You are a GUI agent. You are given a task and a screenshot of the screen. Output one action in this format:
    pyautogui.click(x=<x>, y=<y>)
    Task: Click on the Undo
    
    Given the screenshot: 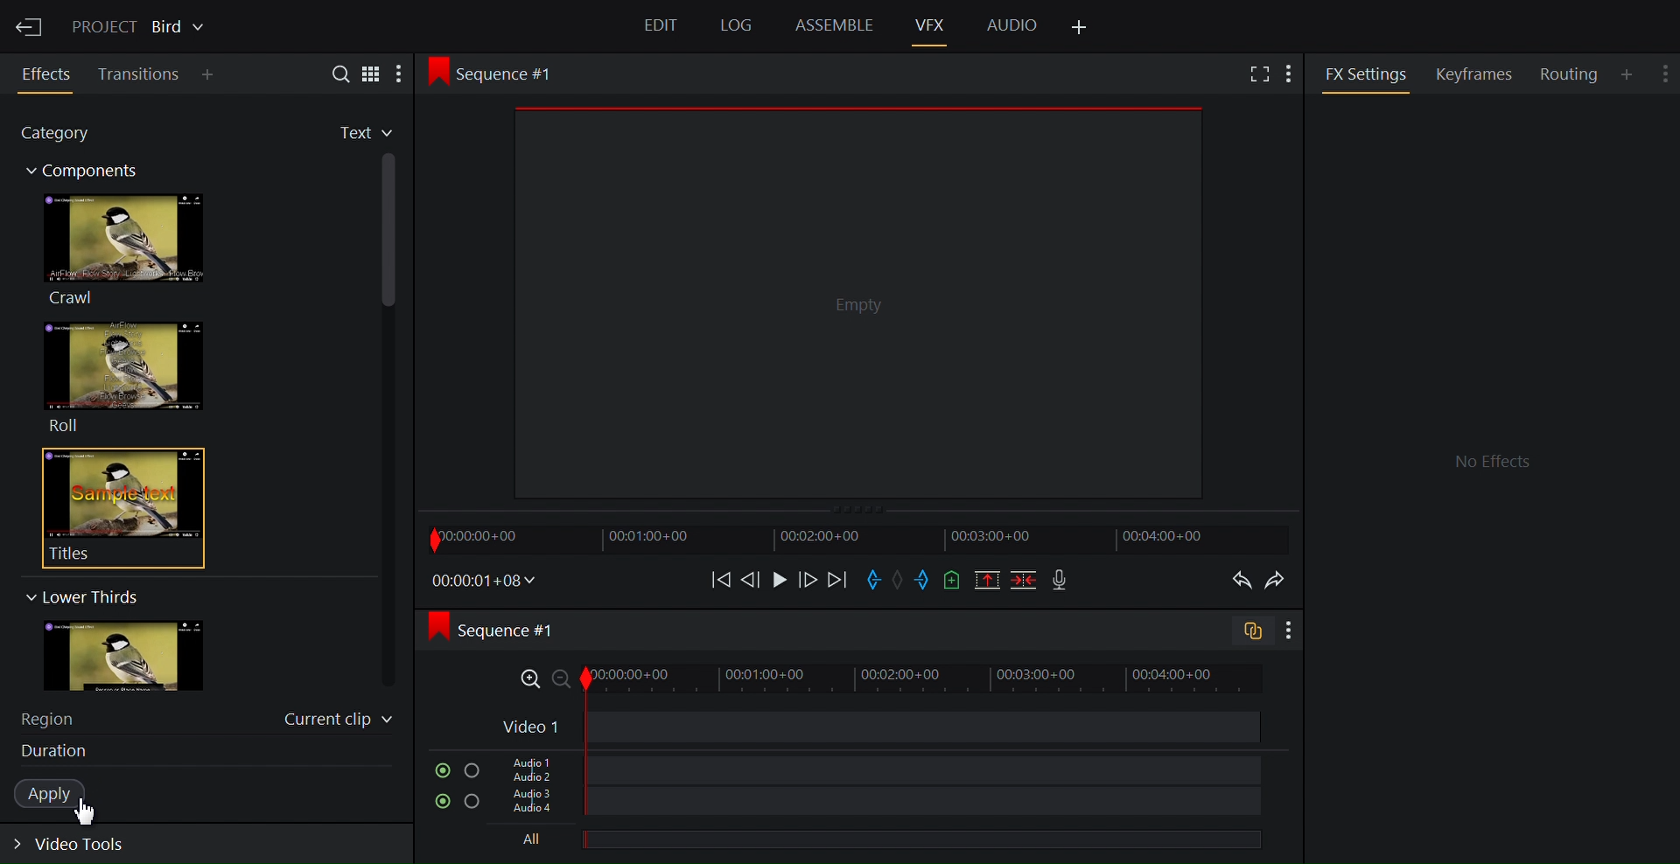 What is the action you would take?
    pyautogui.click(x=1237, y=581)
    